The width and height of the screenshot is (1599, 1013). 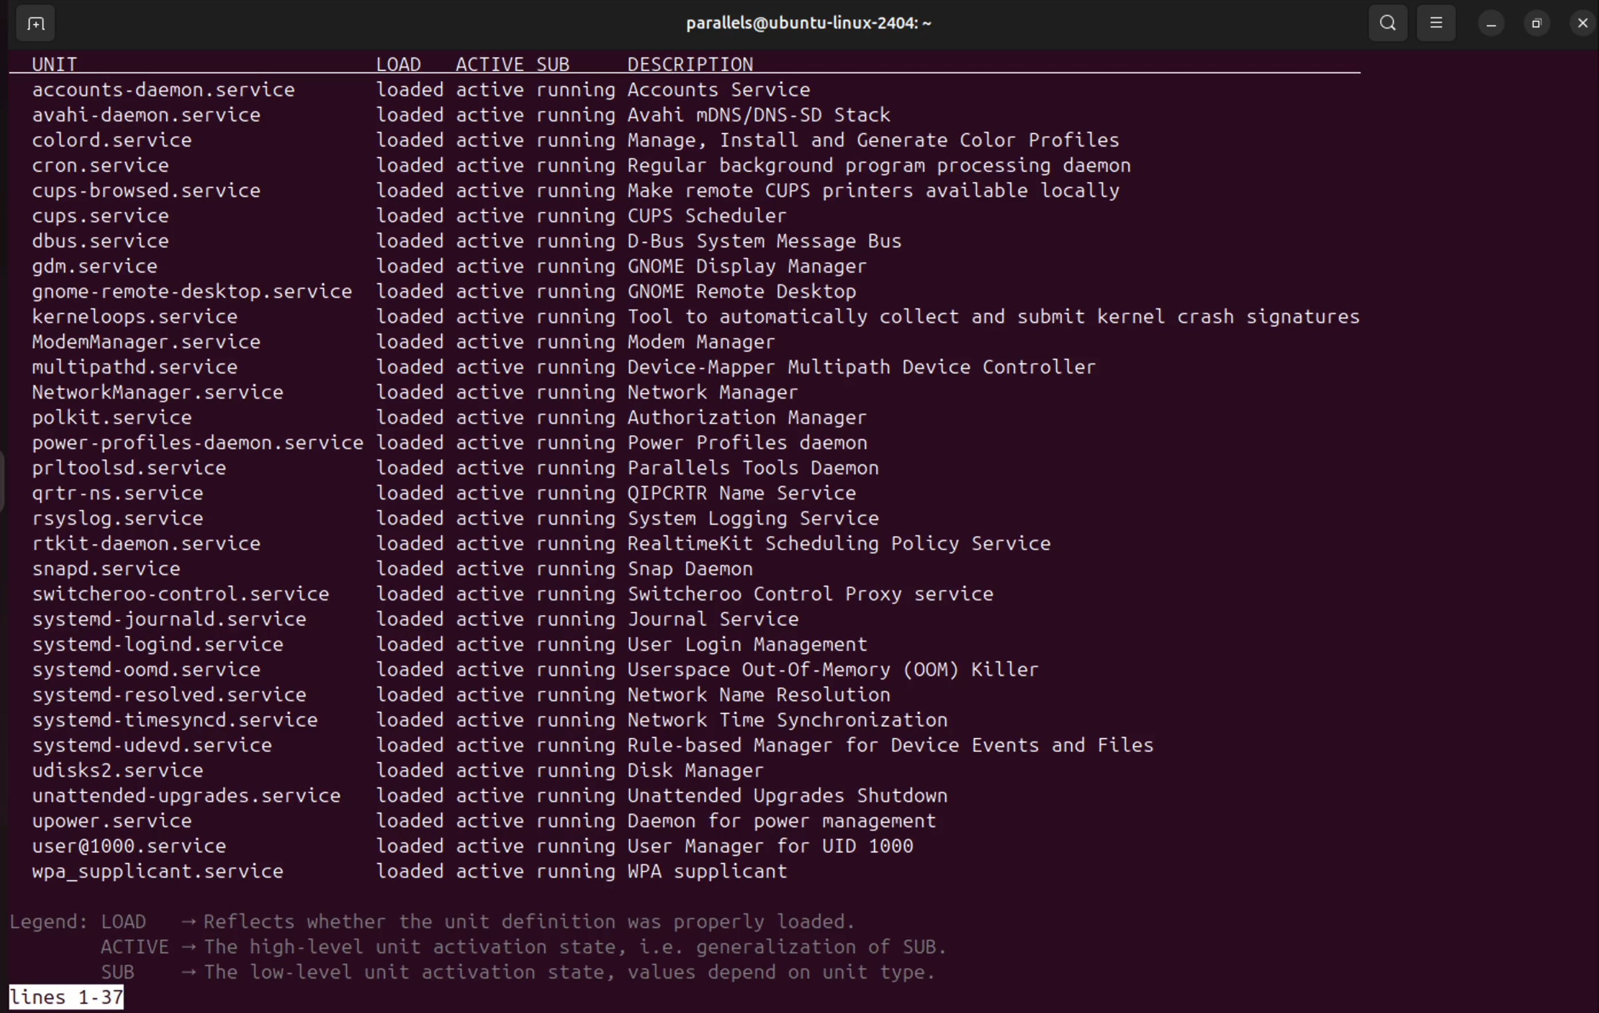 I want to click on system.unved service, so click(x=161, y=749).